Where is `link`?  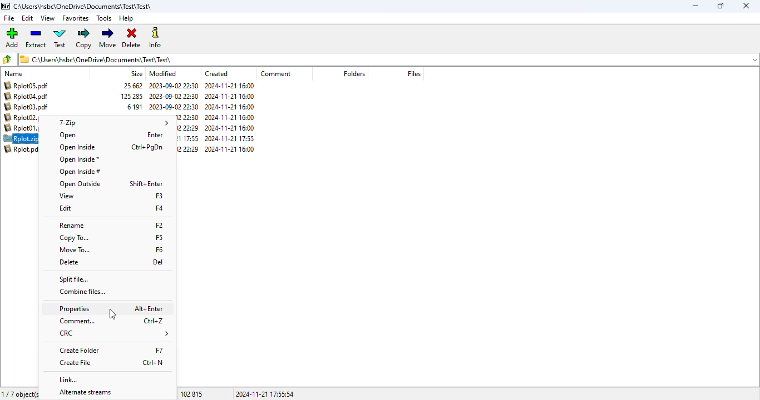 link is located at coordinates (70, 379).